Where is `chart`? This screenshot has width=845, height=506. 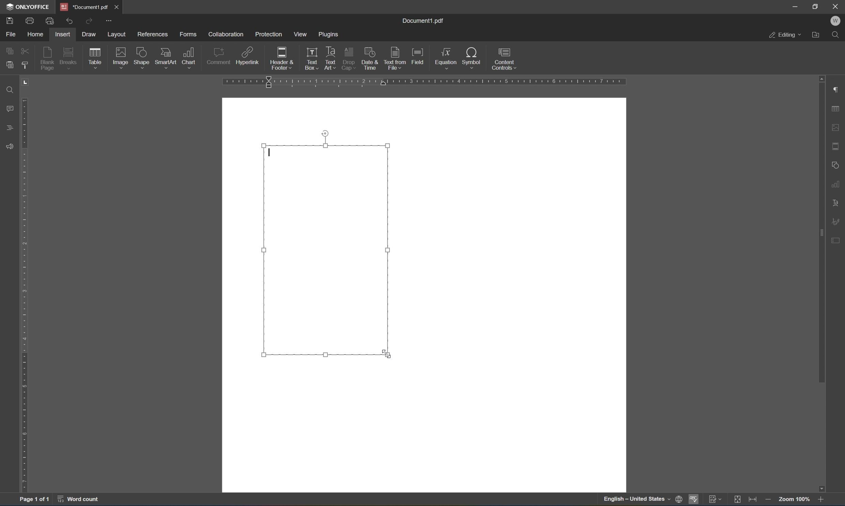 chart is located at coordinates (189, 58).